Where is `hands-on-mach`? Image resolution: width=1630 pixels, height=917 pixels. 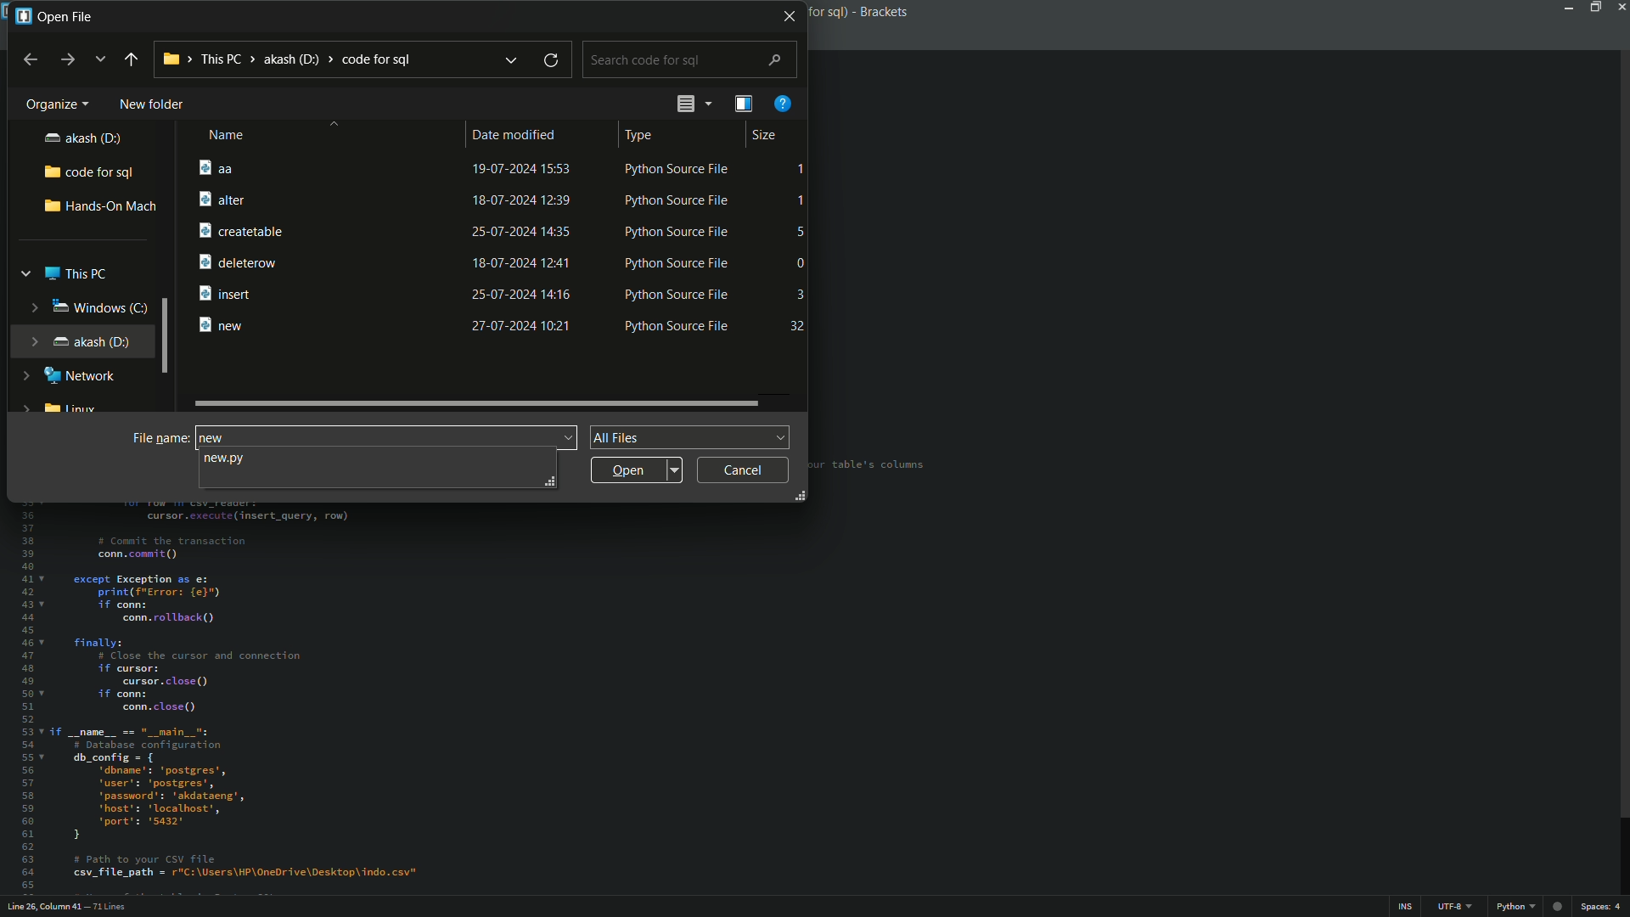 hands-on-mach is located at coordinates (99, 205).